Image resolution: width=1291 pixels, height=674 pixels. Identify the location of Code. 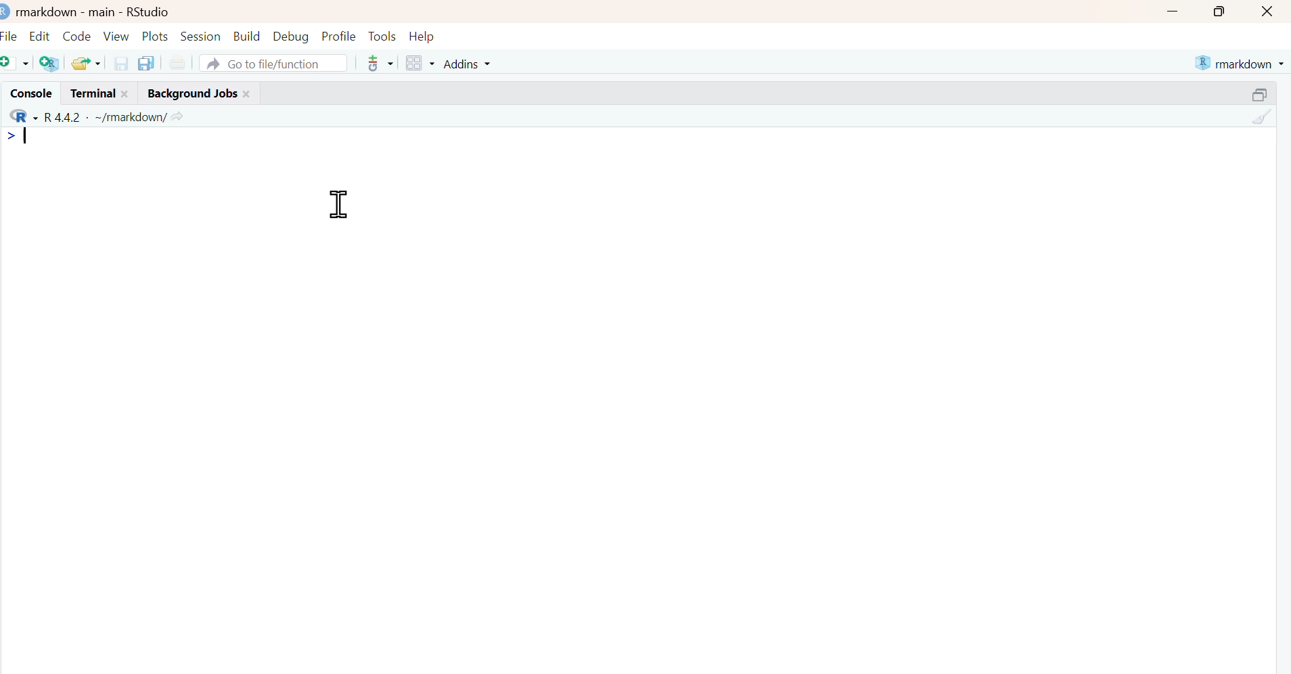
(77, 32).